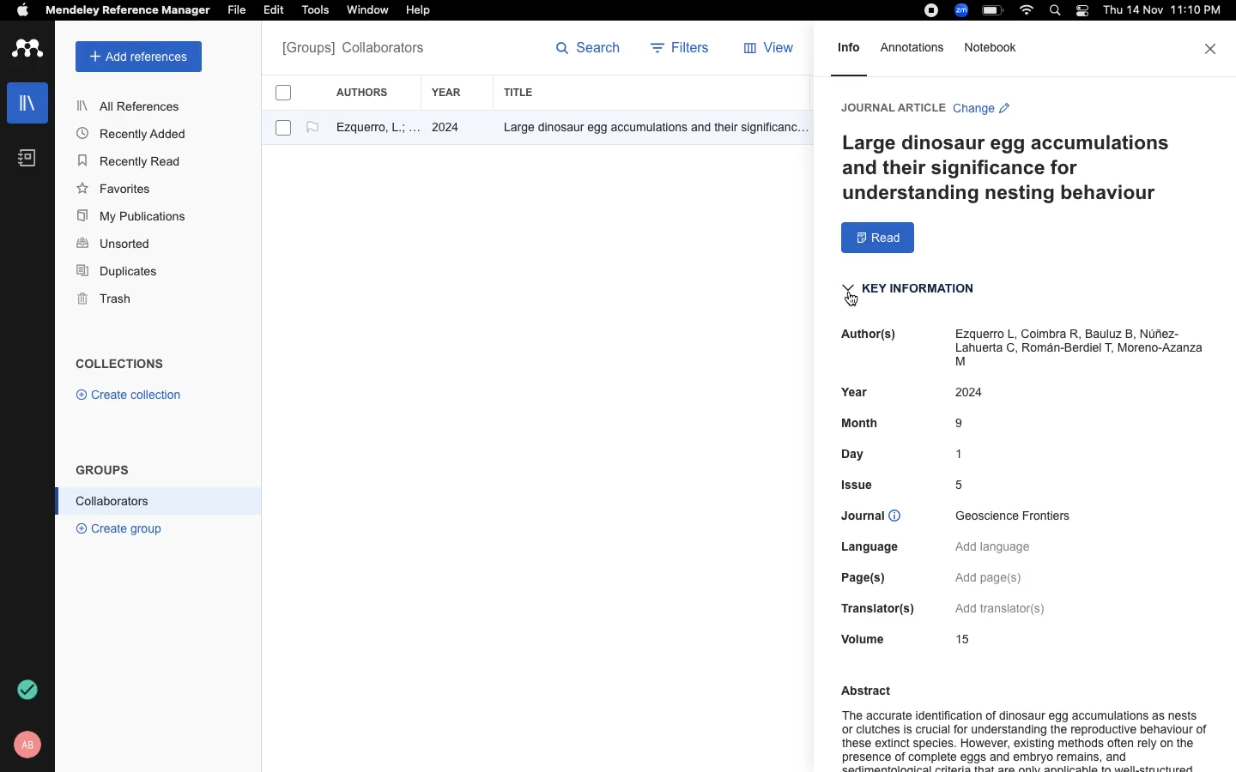  What do you see at coordinates (962, 424) in the screenshot?
I see `9` at bounding box center [962, 424].